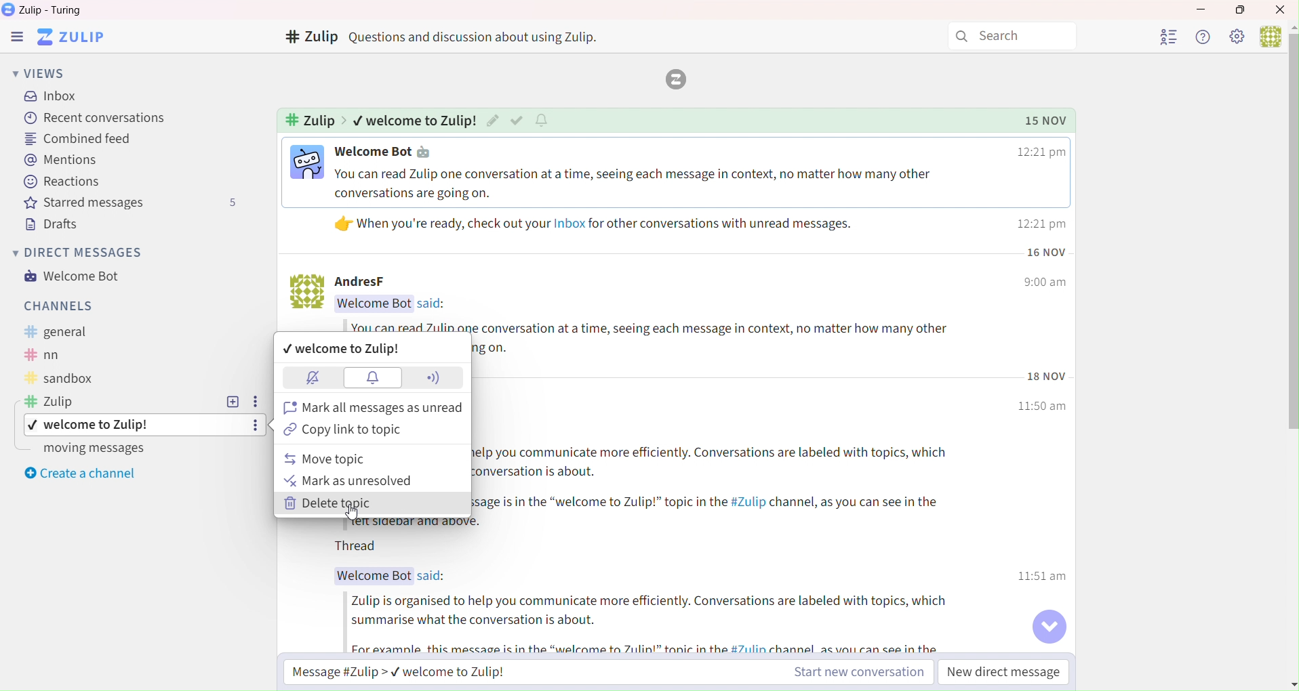 This screenshot has height=691, width=1299. I want to click on User, so click(1169, 38).